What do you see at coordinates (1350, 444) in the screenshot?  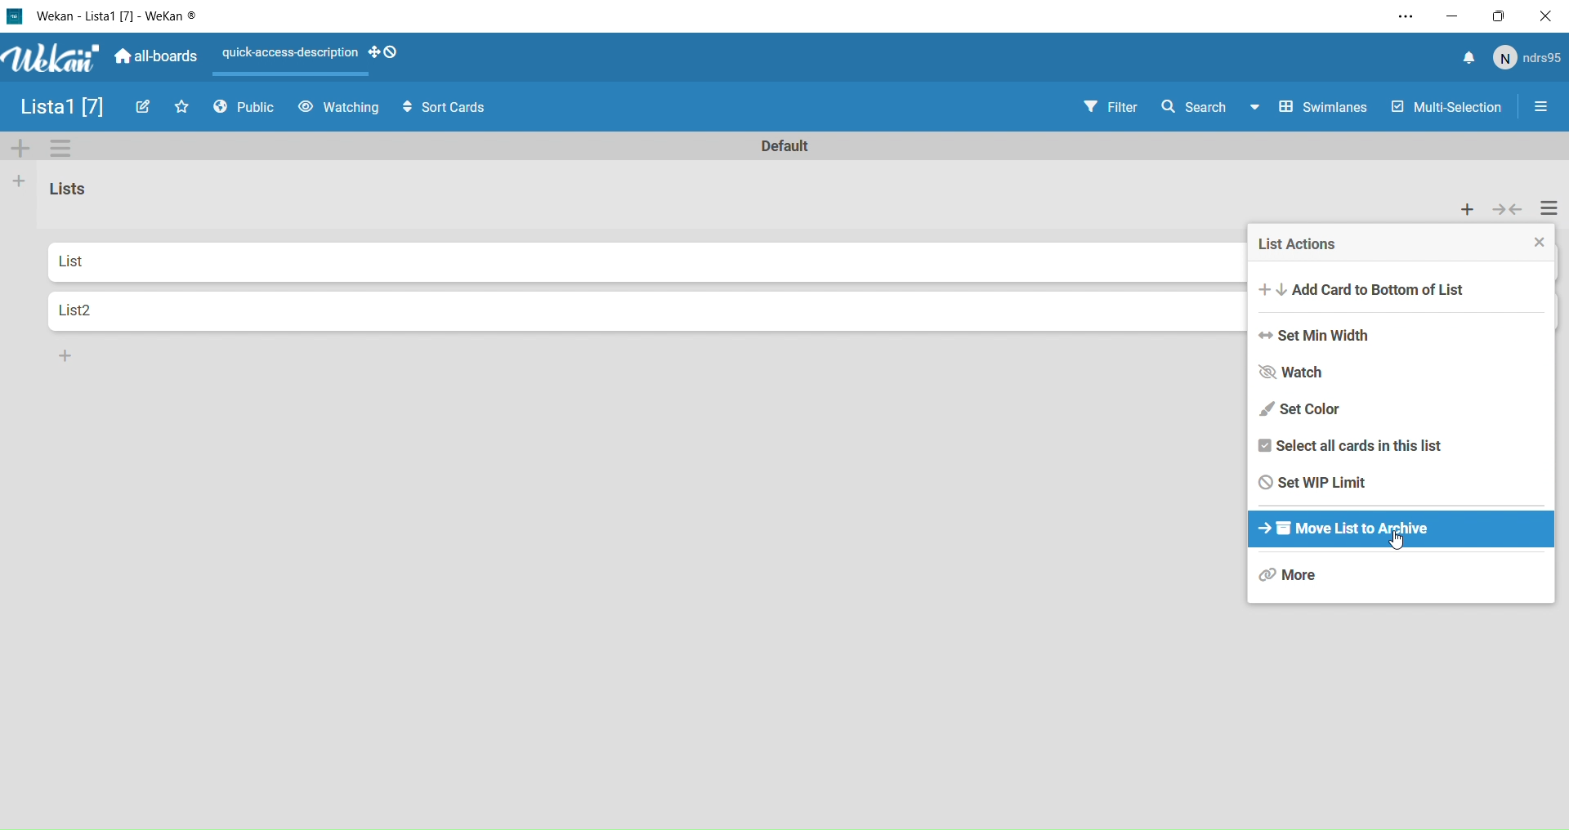 I see `Select all cards in this list` at bounding box center [1350, 444].